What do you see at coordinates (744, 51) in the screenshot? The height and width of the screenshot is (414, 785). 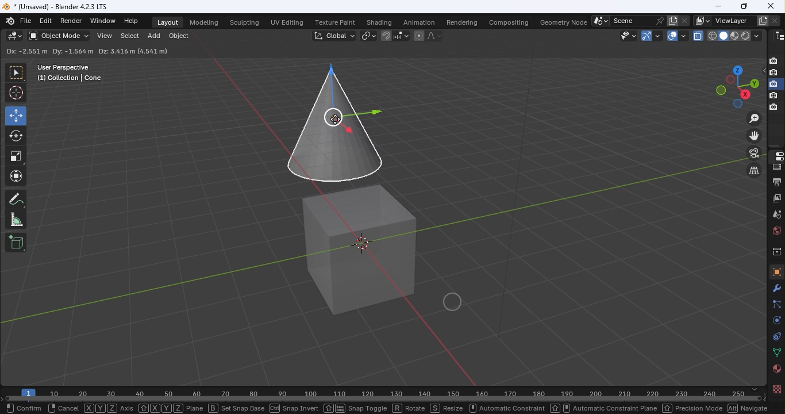 I see `Drop down menu` at bounding box center [744, 51].